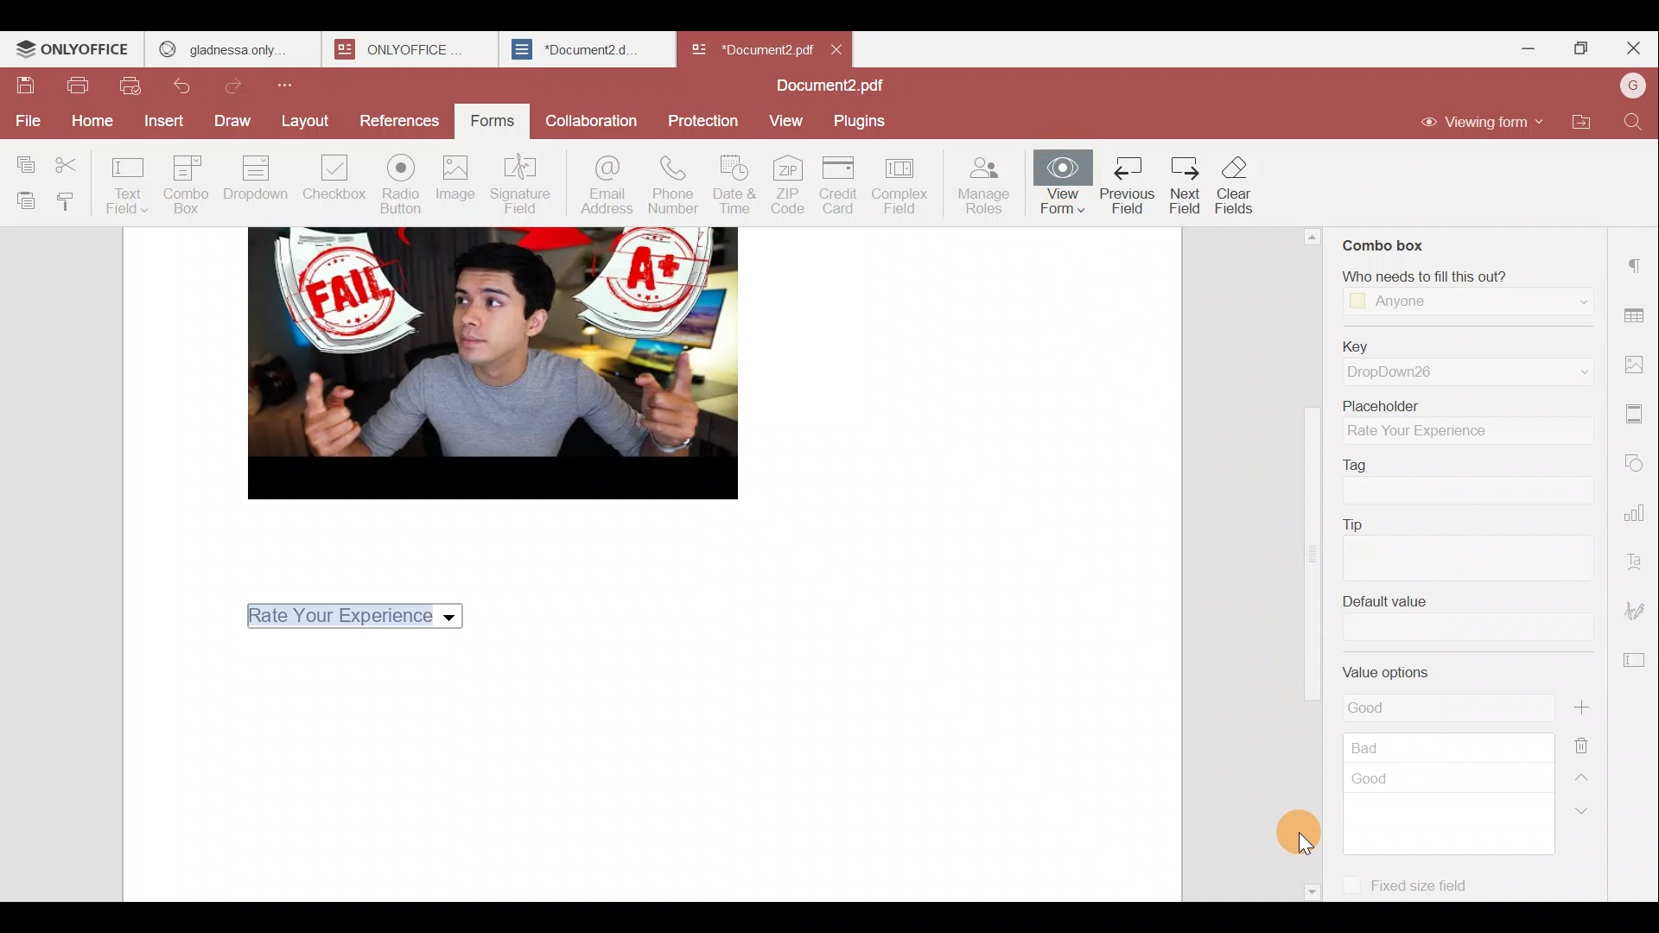  I want to click on Default value, so click(1466, 618).